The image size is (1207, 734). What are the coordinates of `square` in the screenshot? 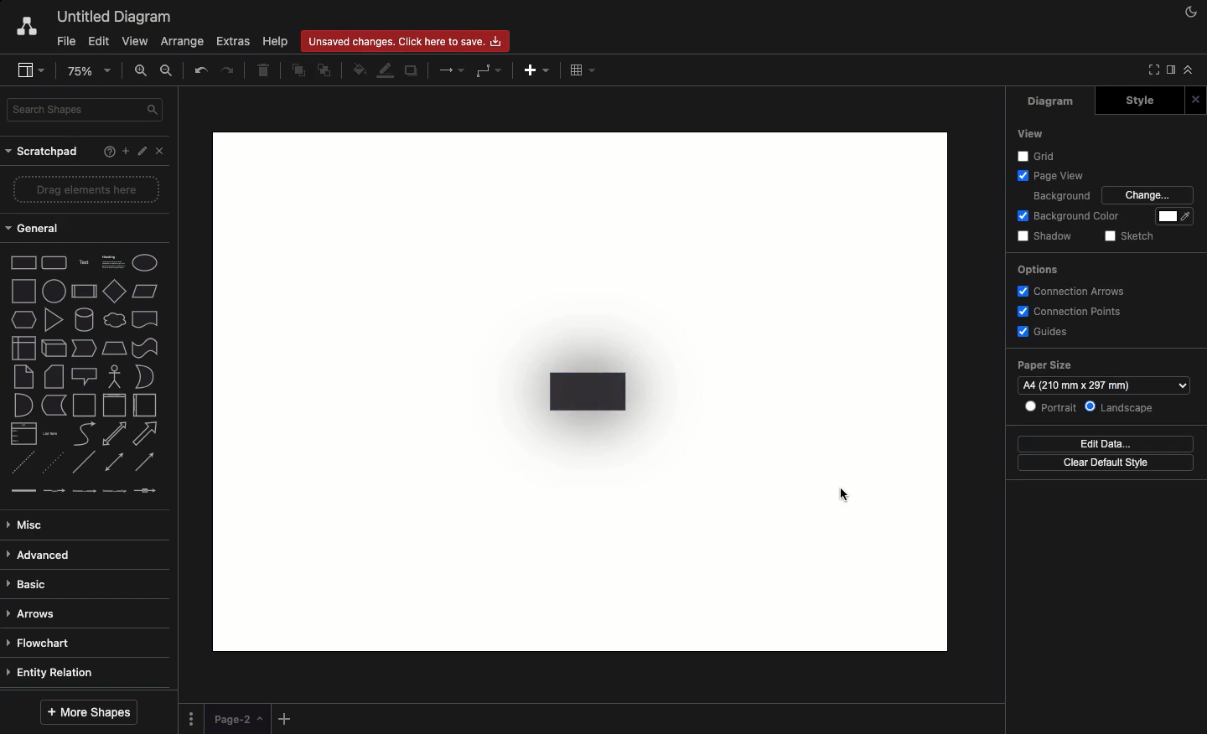 It's located at (25, 291).